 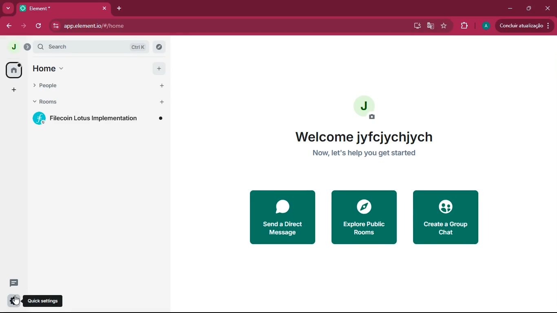 I want to click on extensions, so click(x=463, y=26).